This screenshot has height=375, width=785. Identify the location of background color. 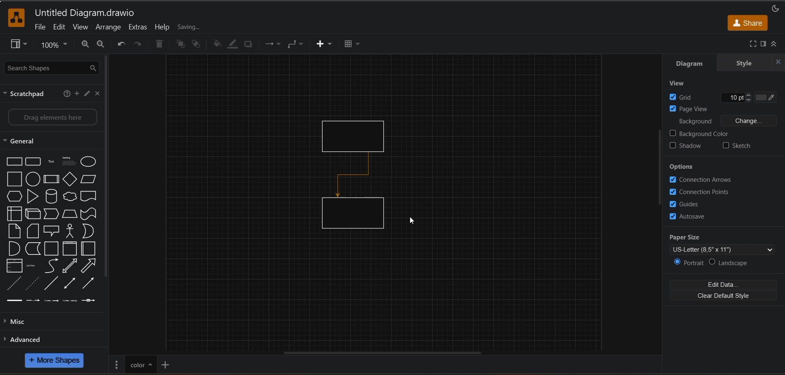
(700, 134).